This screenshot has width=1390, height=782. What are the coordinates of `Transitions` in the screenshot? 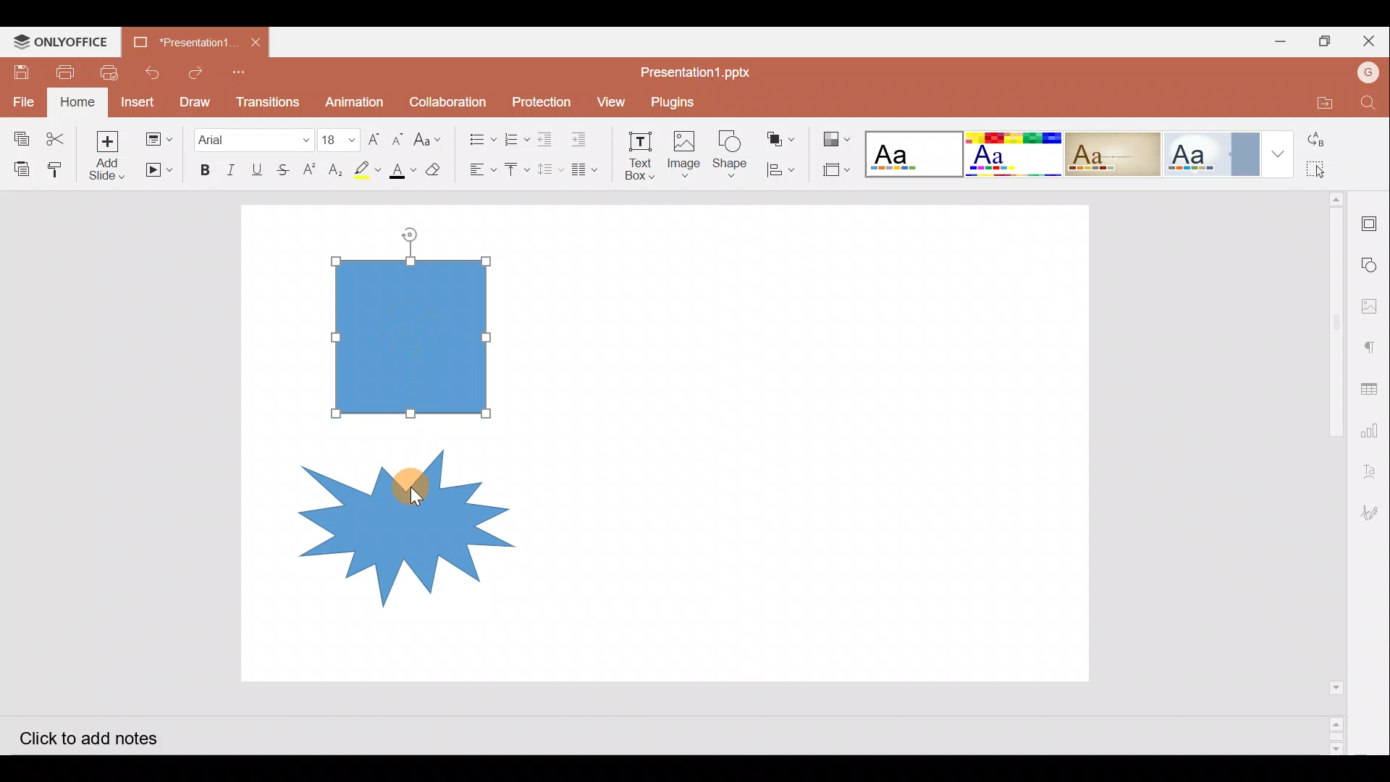 It's located at (266, 98).